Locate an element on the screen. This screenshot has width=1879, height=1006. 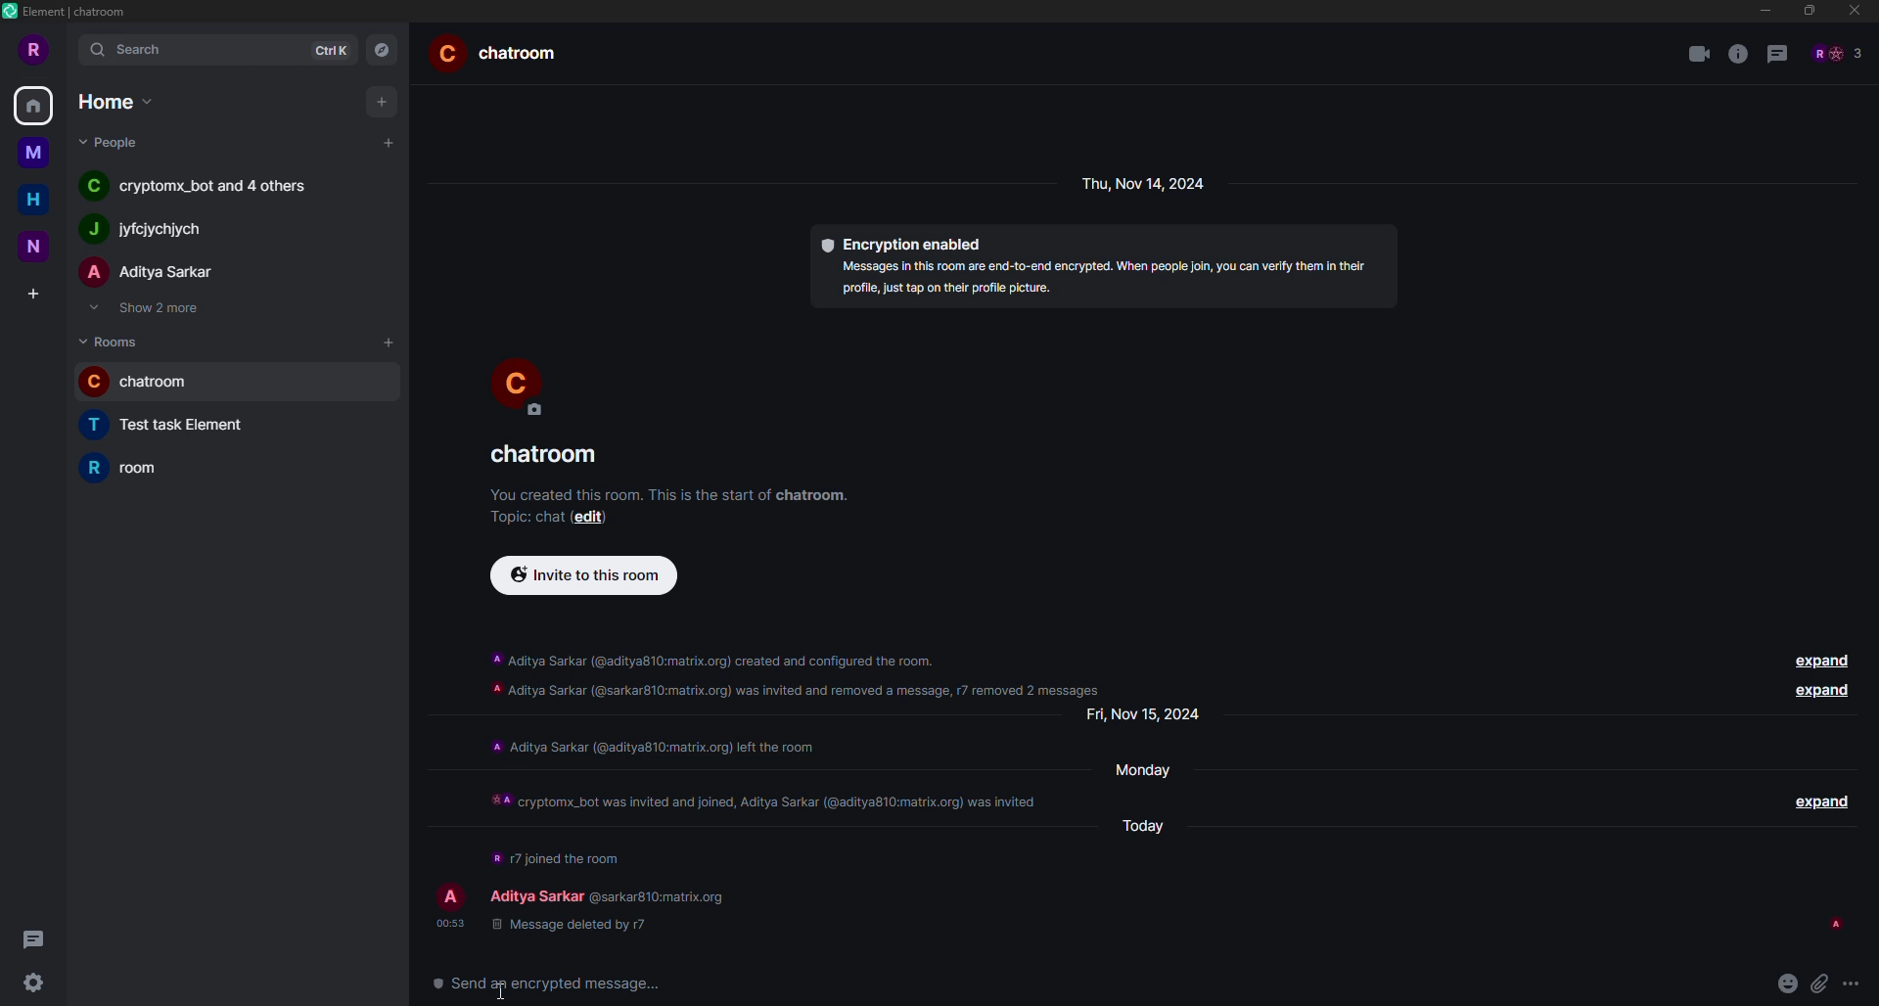
ctrlK is located at coordinates (327, 50).